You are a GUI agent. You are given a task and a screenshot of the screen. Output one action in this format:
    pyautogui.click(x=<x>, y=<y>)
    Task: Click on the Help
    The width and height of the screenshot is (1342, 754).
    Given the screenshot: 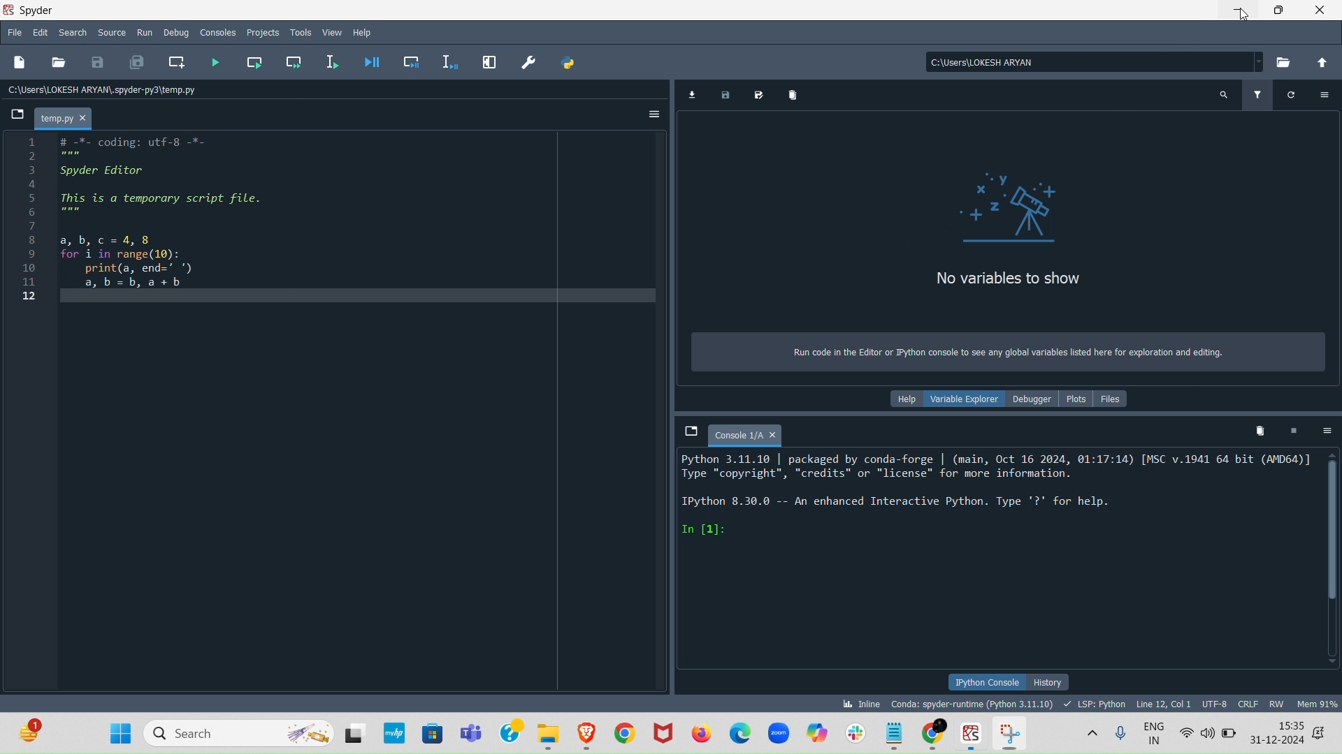 What is the action you would take?
    pyautogui.click(x=902, y=398)
    